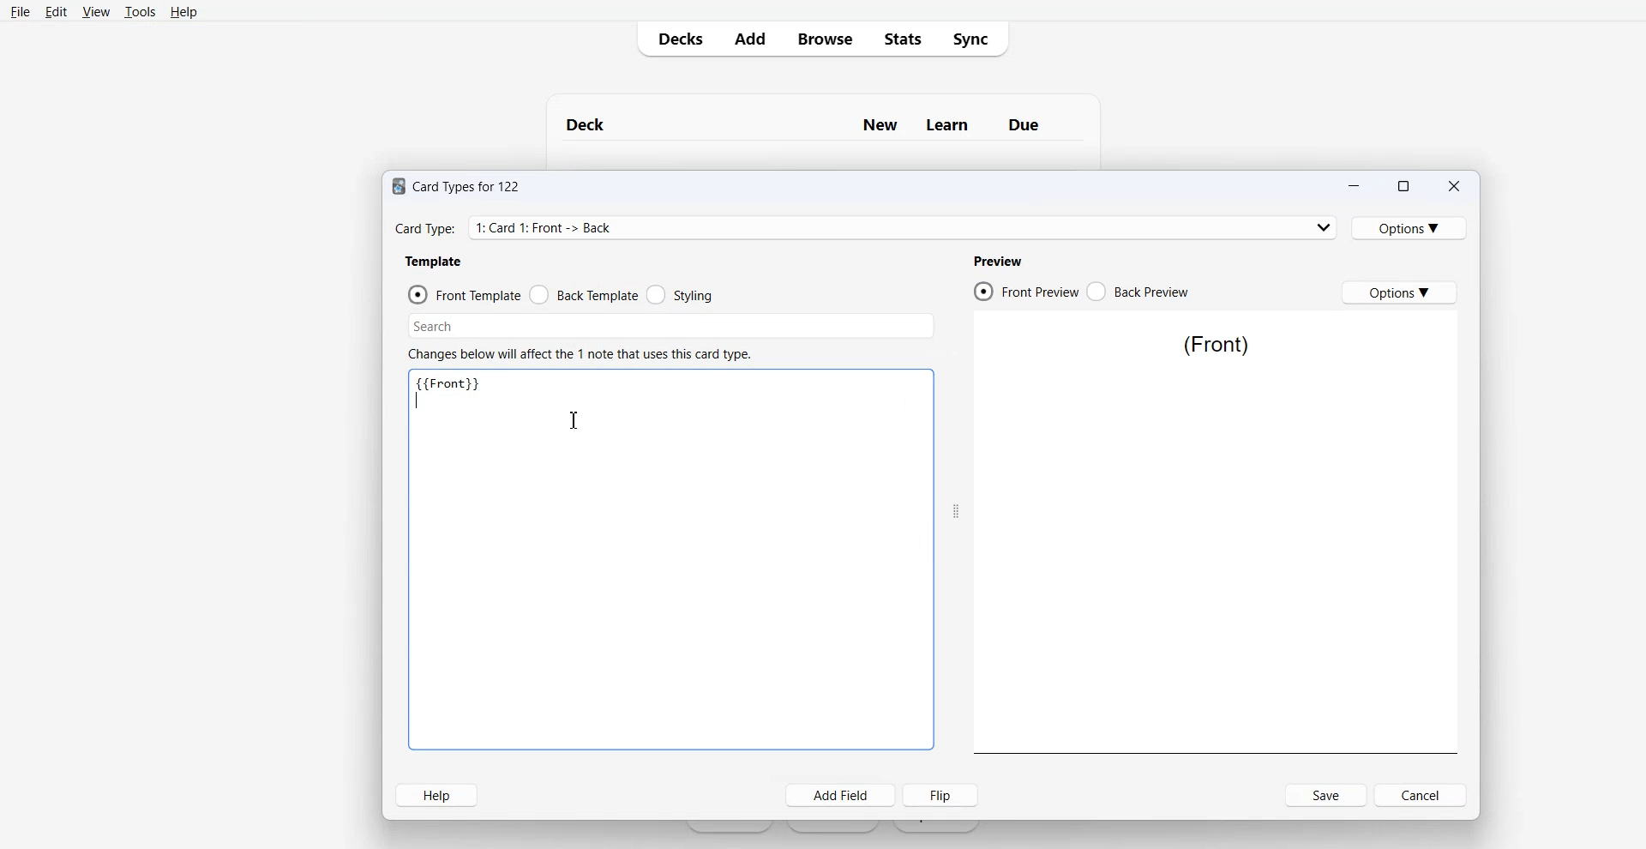  What do you see at coordinates (670, 328) in the screenshot?
I see `Search` at bounding box center [670, 328].